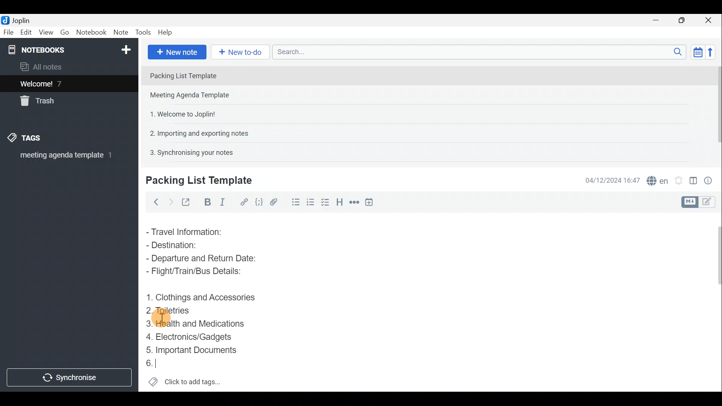  Describe the element at coordinates (194, 181) in the screenshot. I see `Creating new note` at that location.